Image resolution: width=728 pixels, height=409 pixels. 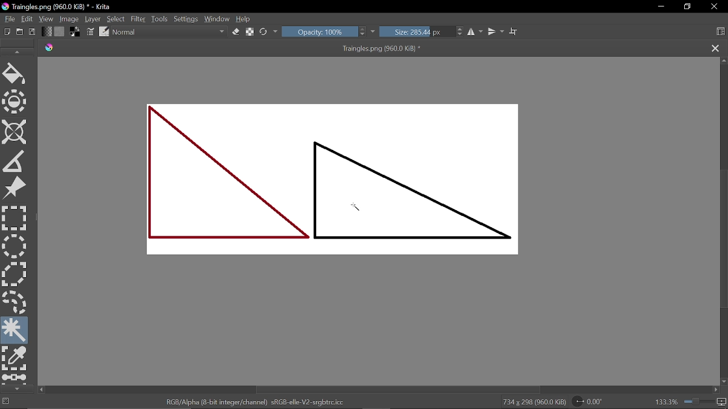 I want to click on Free select tool, so click(x=15, y=301).